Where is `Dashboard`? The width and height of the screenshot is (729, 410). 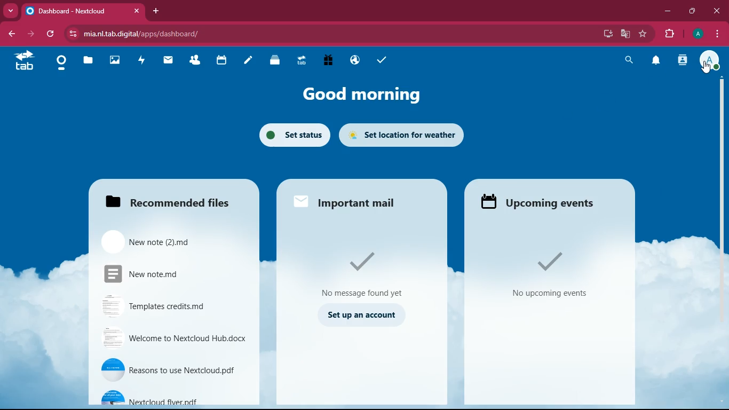 Dashboard is located at coordinates (68, 12).